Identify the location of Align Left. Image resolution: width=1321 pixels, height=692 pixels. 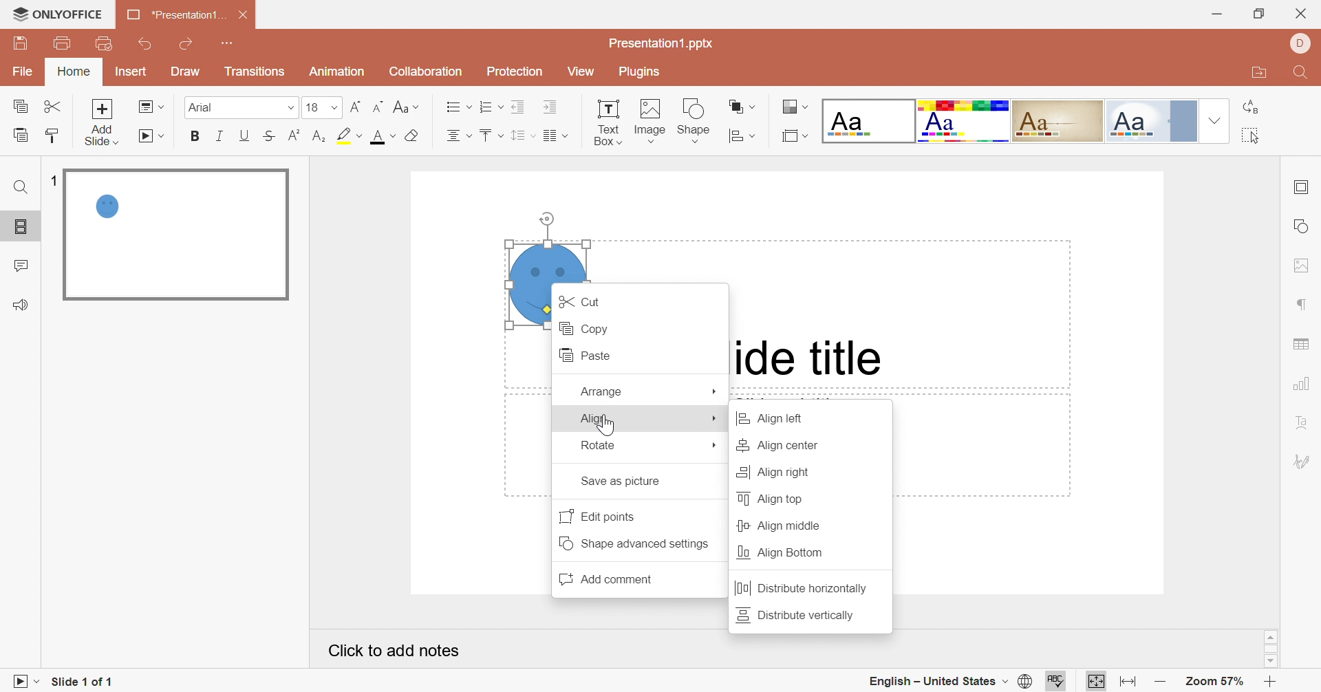
(779, 420).